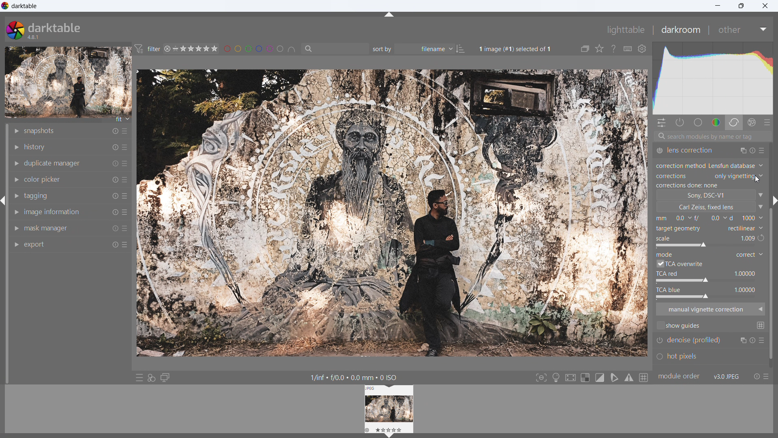  What do you see at coordinates (680, 264) in the screenshot?
I see `tca overwrite` at bounding box center [680, 264].